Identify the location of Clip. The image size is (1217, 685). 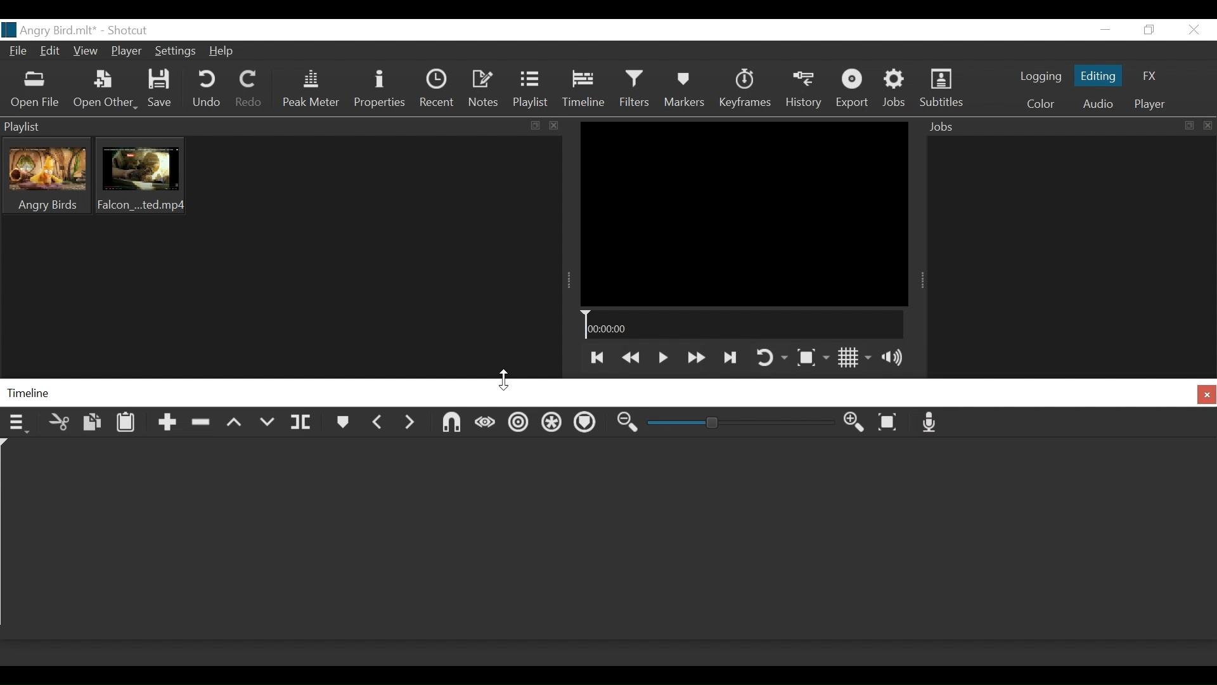
(47, 176).